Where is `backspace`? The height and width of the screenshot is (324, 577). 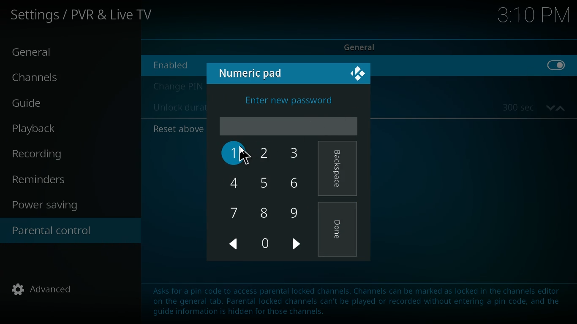
backspace is located at coordinates (338, 170).